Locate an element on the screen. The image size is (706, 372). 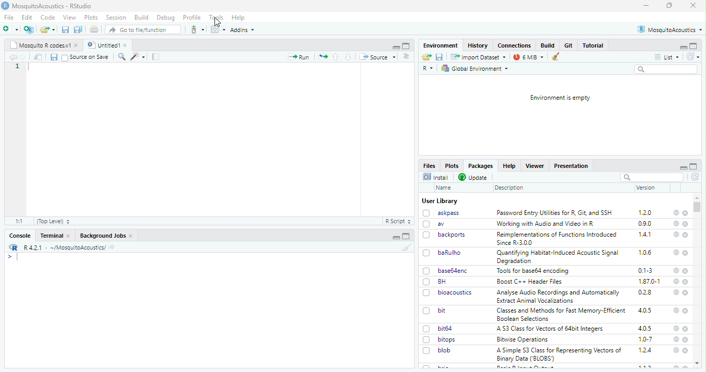
close is located at coordinates (685, 235).